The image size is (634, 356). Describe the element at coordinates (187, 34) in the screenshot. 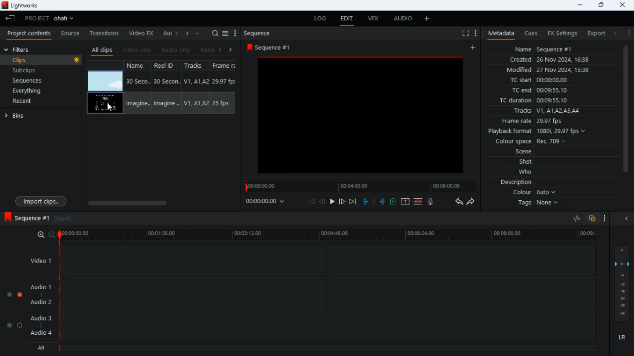

I see `right` at that location.